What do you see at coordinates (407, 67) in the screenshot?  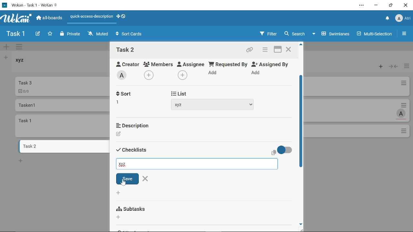 I see `Manage card actions` at bounding box center [407, 67].